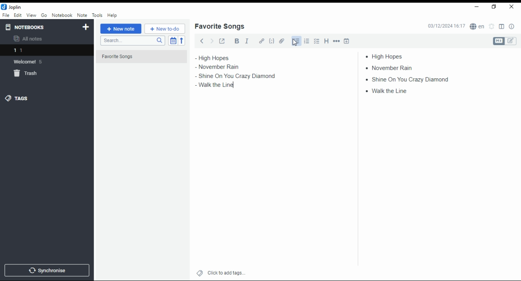 The height and width of the screenshot is (281, 521). Describe the element at coordinates (236, 41) in the screenshot. I see `bold` at that location.